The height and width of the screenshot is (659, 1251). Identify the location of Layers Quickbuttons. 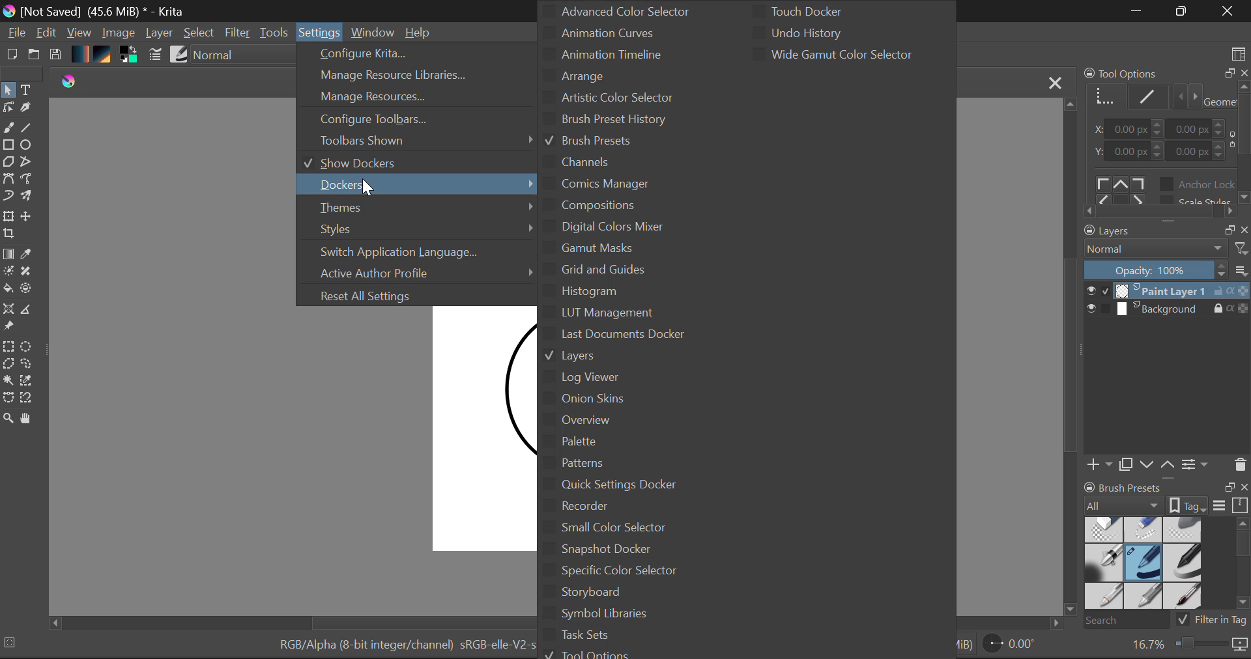
(1165, 464).